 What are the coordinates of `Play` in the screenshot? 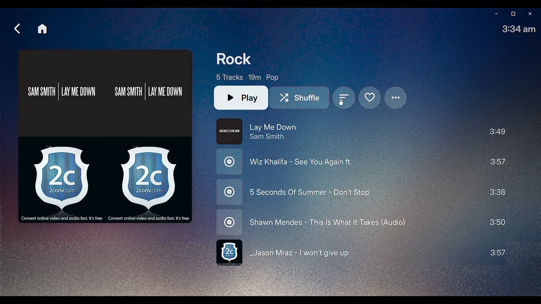 It's located at (241, 98).